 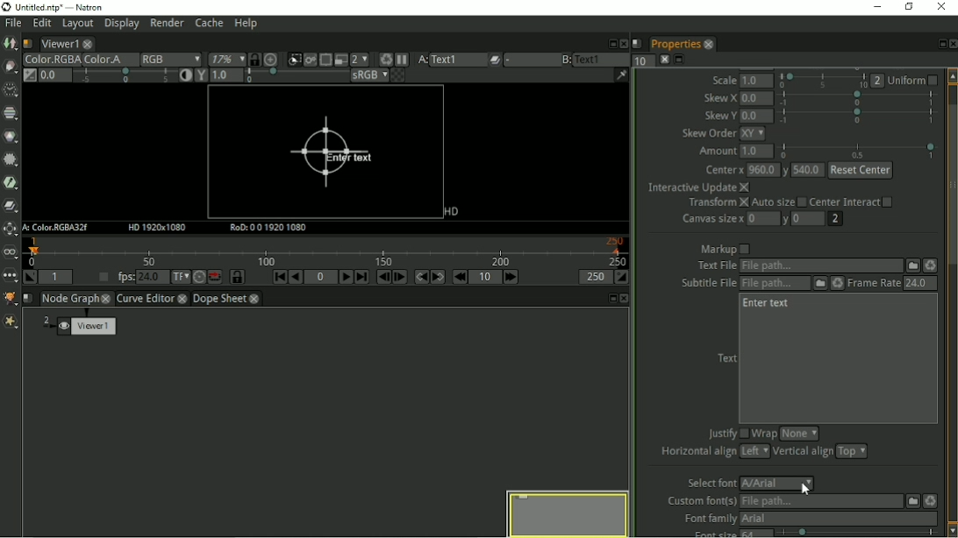 I want to click on Behaviour, so click(x=215, y=277).